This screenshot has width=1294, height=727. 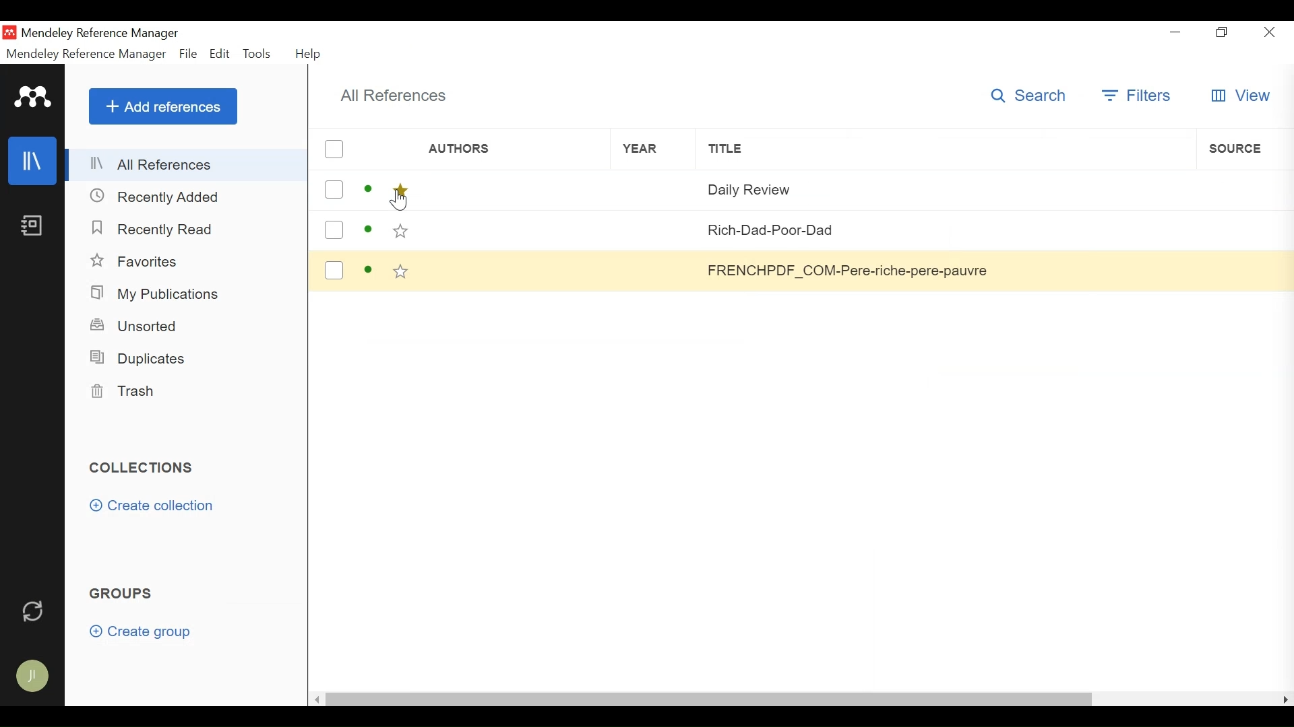 I want to click on Duplicates, so click(x=141, y=357).